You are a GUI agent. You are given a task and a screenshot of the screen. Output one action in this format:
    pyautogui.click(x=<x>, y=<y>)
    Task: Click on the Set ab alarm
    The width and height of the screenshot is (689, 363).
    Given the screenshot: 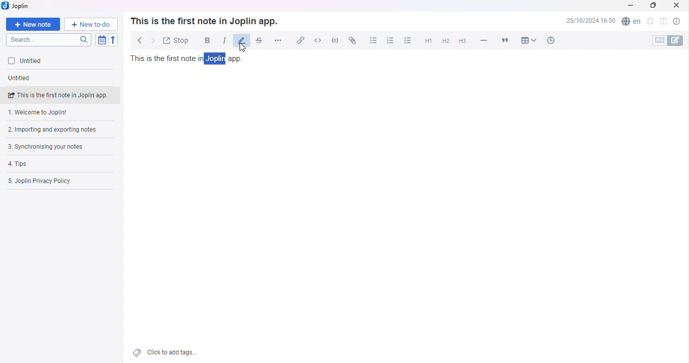 What is the action you would take?
    pyautogui.click(x=650, y=22)
    